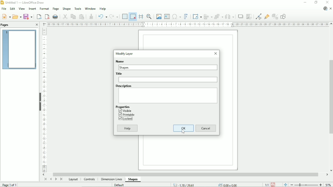 This screenshot has width=333, height=187. I want to click on Copy, so click(73, 16).